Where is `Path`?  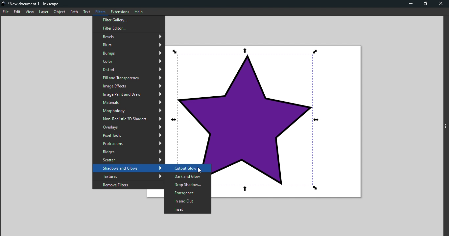
Path is located at coordinates (75, 11).